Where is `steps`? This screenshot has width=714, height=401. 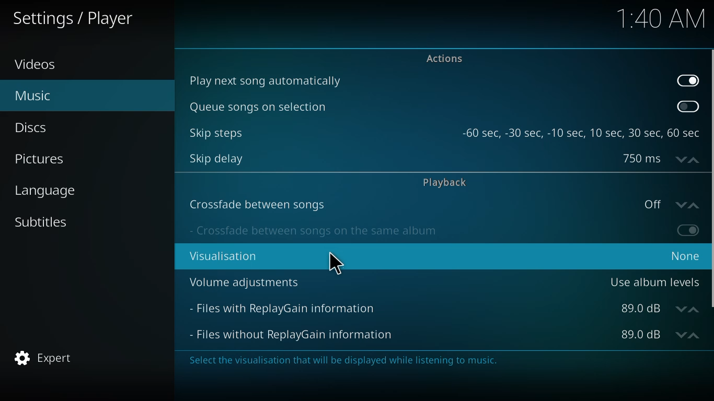 steps is located at coordinates (582, 133).